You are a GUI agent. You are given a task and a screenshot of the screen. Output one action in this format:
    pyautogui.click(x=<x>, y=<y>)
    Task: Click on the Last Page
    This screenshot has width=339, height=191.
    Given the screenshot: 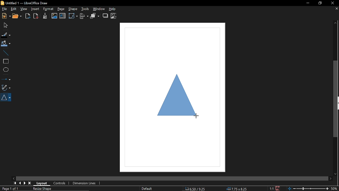 What is the action you would take?
    pyautogui.click(x=30, y=183)
    